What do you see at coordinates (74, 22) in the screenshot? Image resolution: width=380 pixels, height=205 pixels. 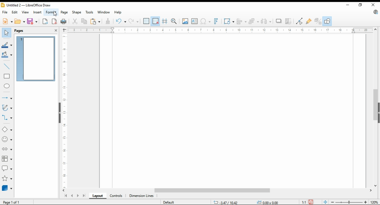 I see `cut` at bounding box center [74, 22].